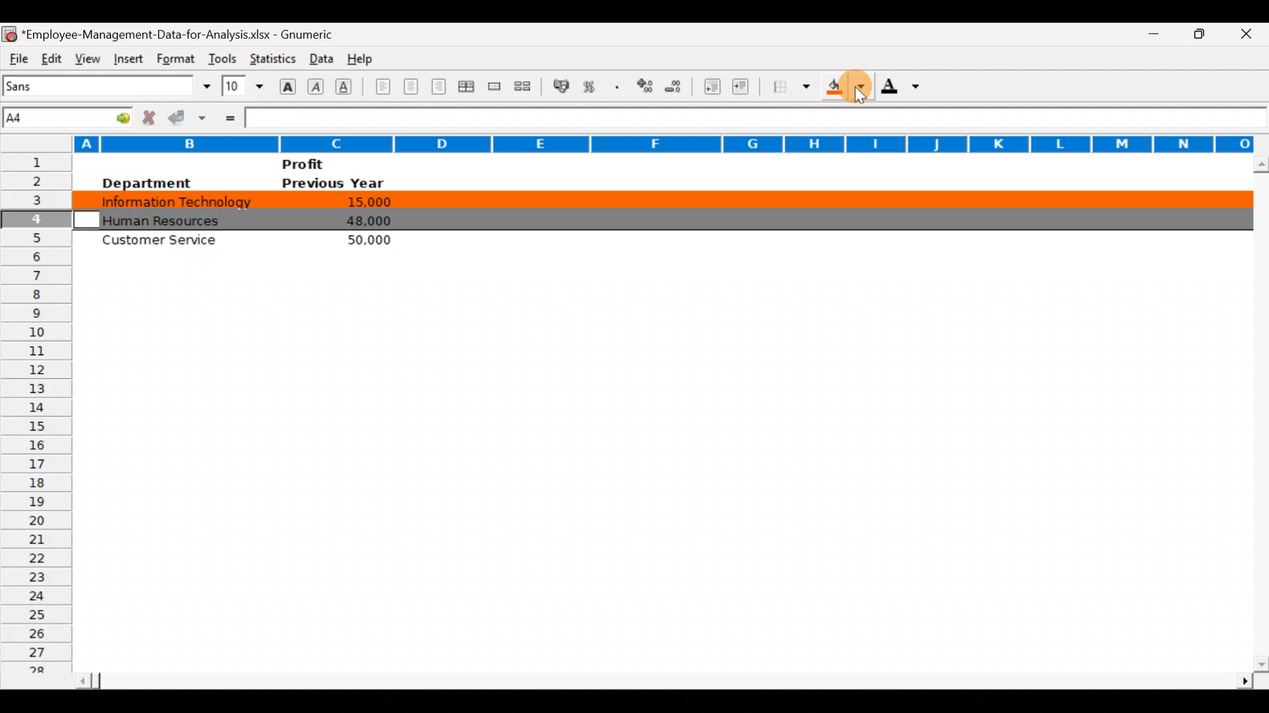  I want to click on Format, so click(173, 59).